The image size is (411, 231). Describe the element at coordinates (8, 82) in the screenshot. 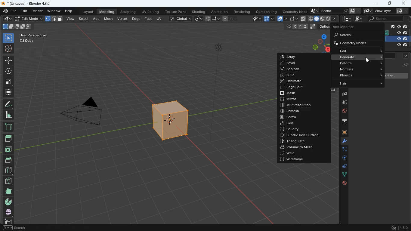

I see `fullscreen` at that location.